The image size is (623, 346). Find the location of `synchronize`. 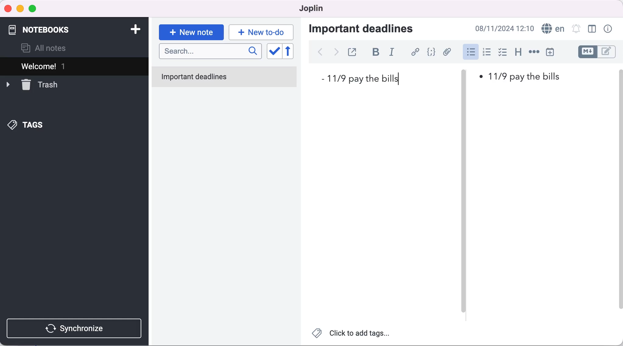

synchronize is located at coordinates (76, 328).